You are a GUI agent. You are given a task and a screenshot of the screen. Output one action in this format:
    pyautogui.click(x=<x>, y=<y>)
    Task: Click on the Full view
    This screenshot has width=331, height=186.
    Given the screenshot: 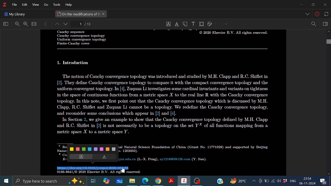 What is the action you would take?
    pyautogui.click(x=34, y=24)
    